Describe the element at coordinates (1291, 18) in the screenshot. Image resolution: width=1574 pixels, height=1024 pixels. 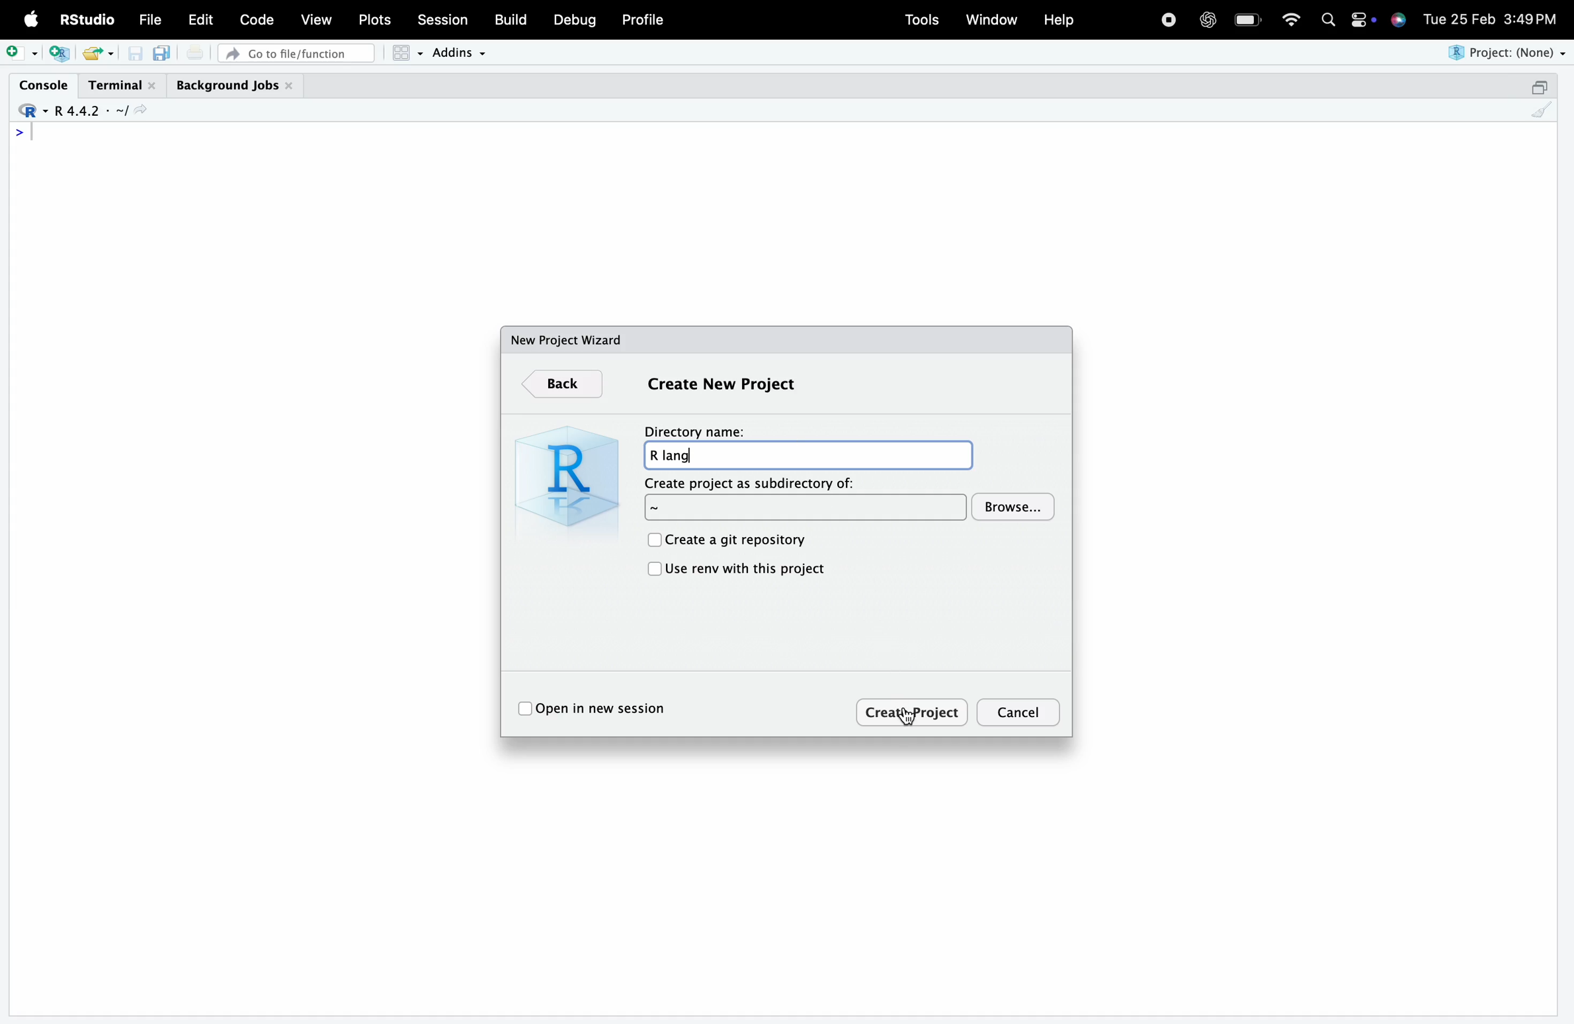
I see `wifi` at that location.